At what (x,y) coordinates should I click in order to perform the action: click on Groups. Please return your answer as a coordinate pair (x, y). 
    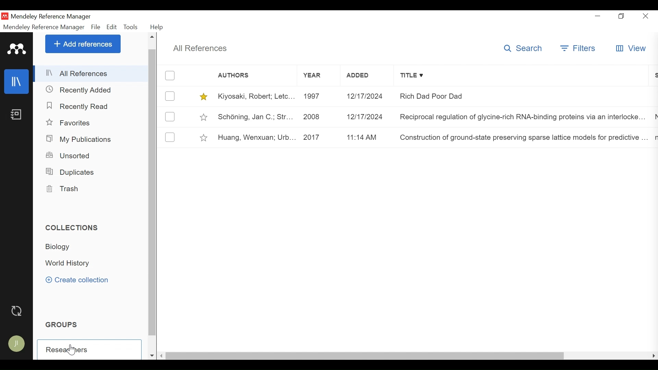
    Looking at the image, I should click on (63, 324).